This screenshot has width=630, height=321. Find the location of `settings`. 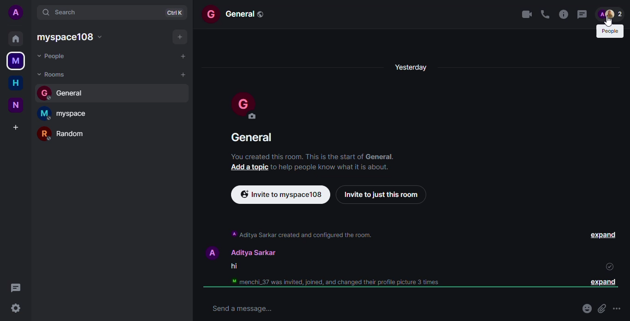

settings is located at coordinates (16, 309).